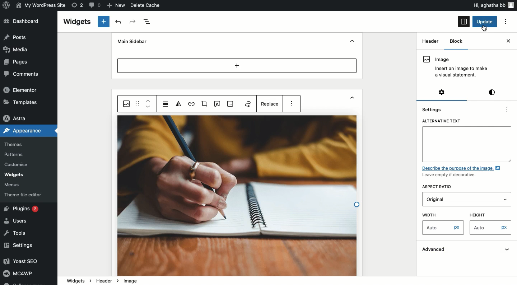 The width and height of the screenshot is (517, 285). I want to click on Widgets, so click(76, 280).